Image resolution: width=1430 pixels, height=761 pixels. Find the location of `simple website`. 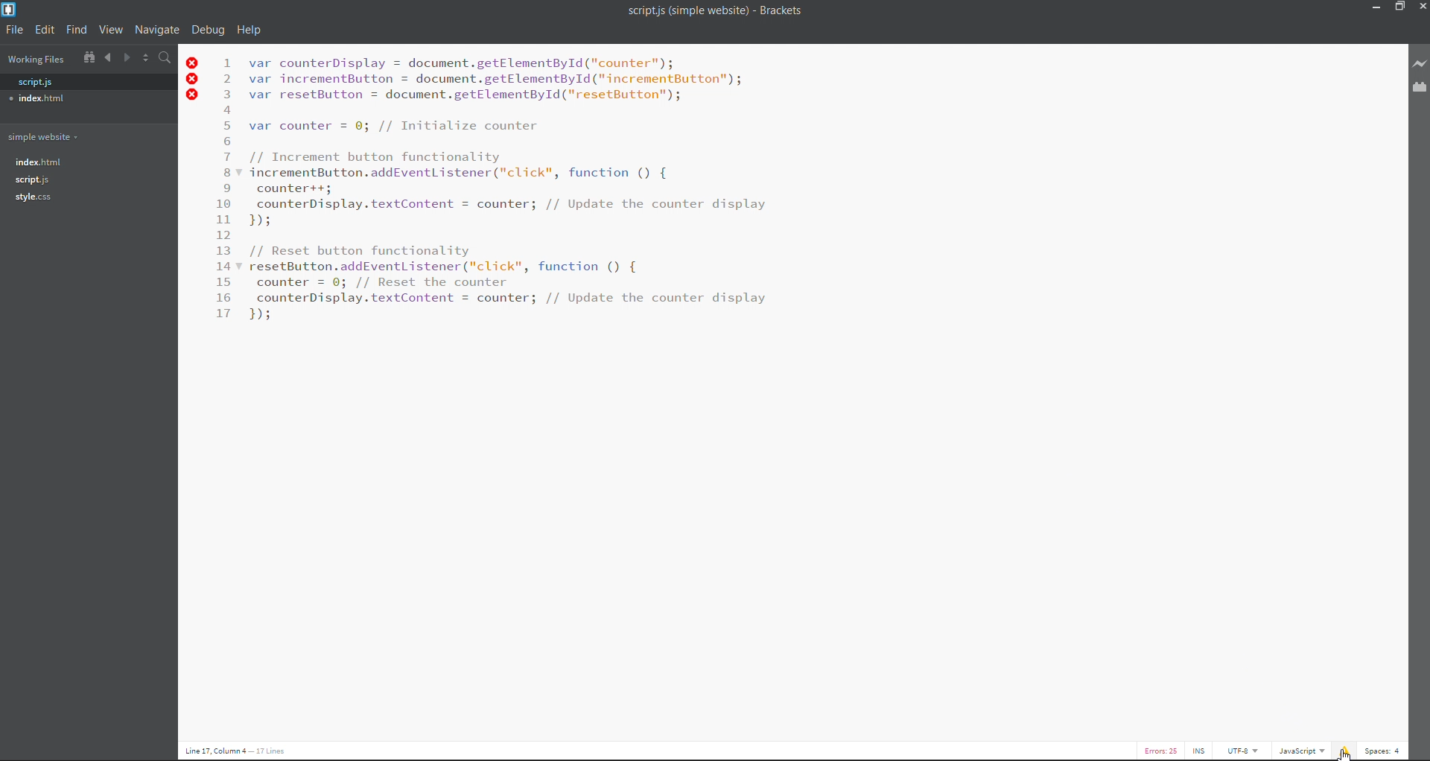

simple website is located at coordinates (51, 138).